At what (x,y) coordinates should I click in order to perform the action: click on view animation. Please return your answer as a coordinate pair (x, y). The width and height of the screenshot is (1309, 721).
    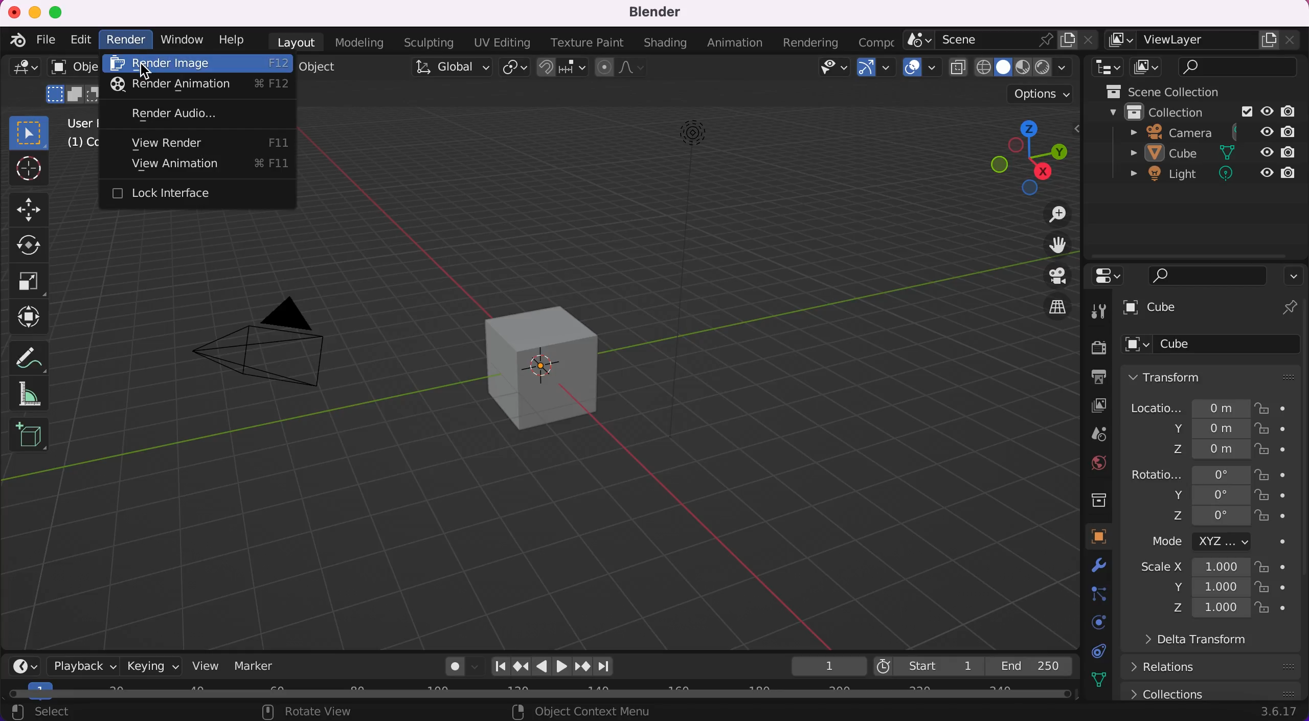
    Looking at the image, I should click on (165, 166).